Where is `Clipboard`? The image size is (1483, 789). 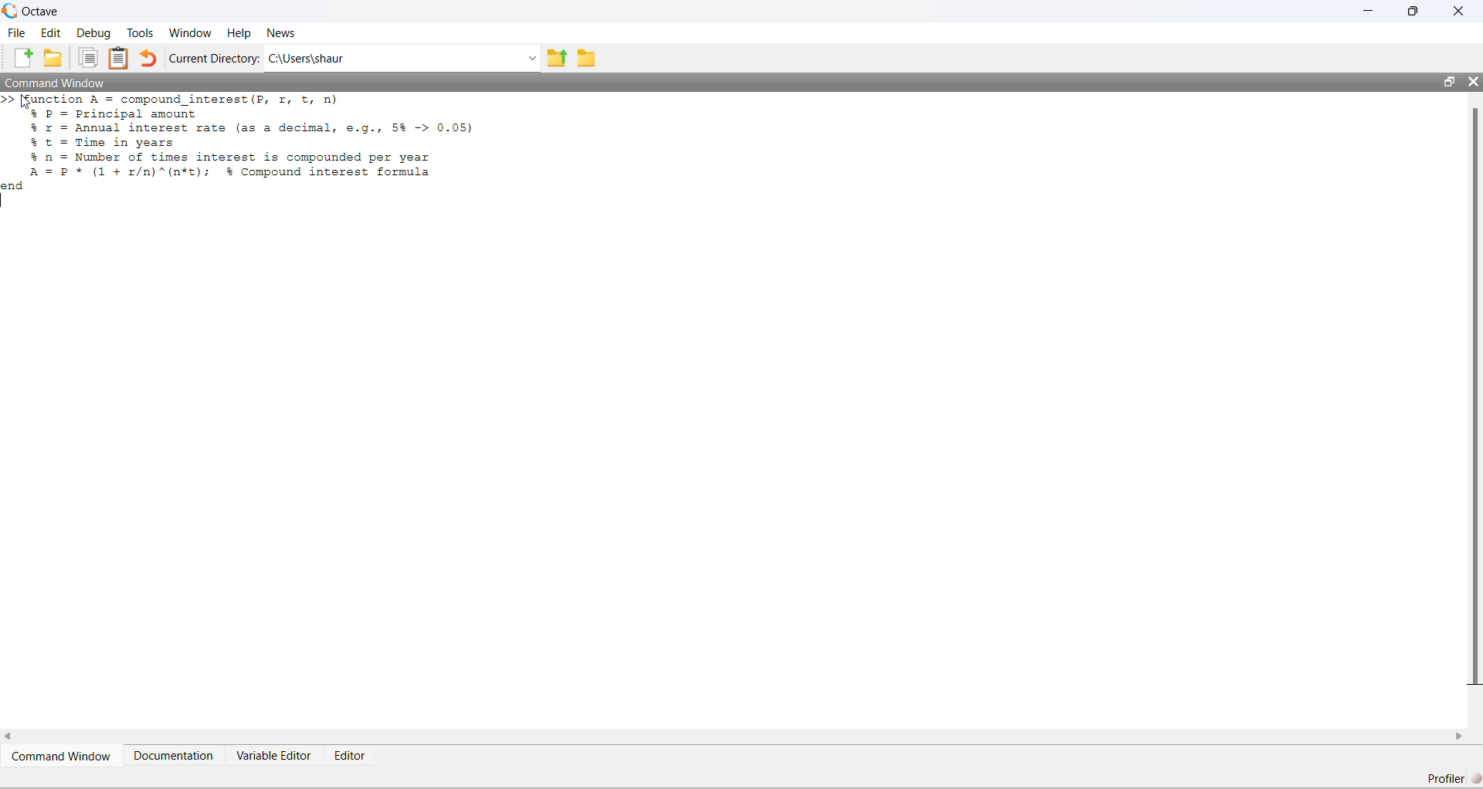 Clipboard is located at coordinates (117, 59).